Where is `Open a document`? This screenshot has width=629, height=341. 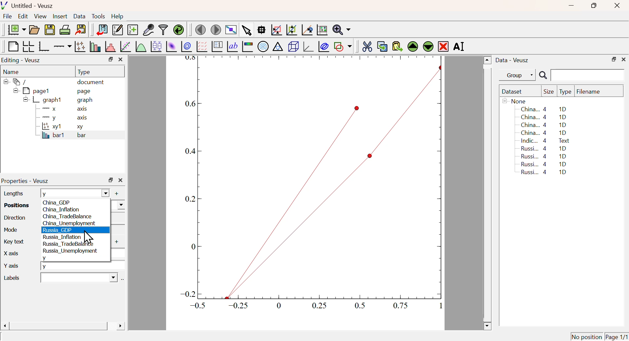
Open a document is located at coordinates (34, 30).